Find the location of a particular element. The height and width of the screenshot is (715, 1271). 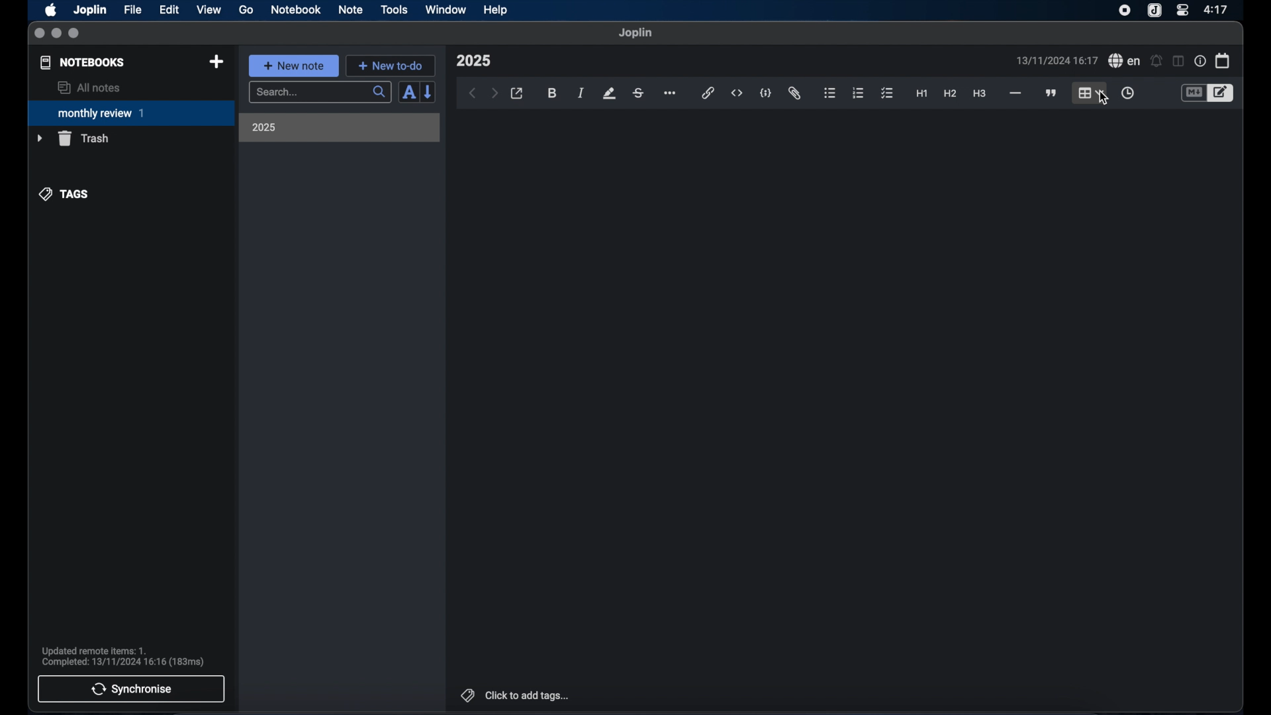

control center is located at coordinates (1182, 9).